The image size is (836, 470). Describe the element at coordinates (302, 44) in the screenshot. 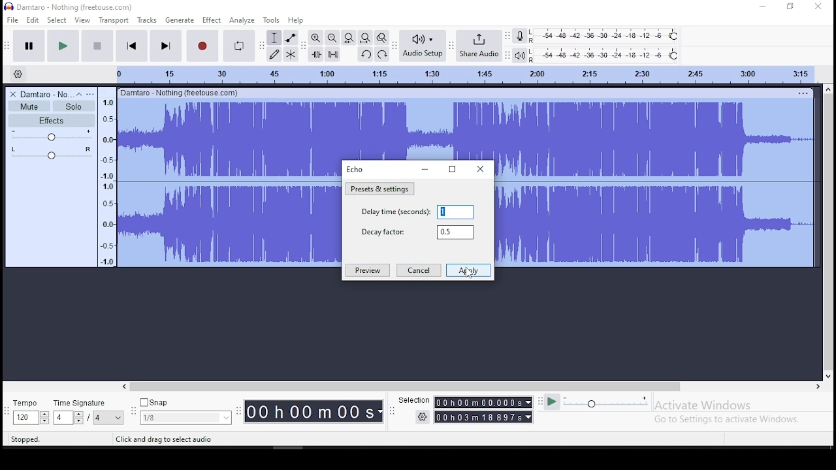

I see `` at that location.